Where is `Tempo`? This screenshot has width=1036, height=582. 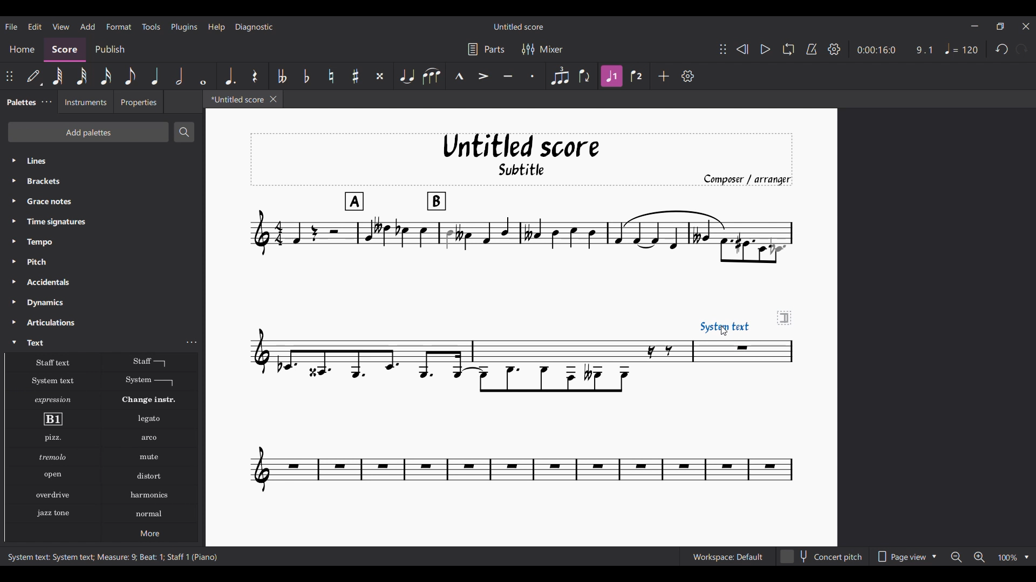 Tempo is located at coordinates (103, 242).